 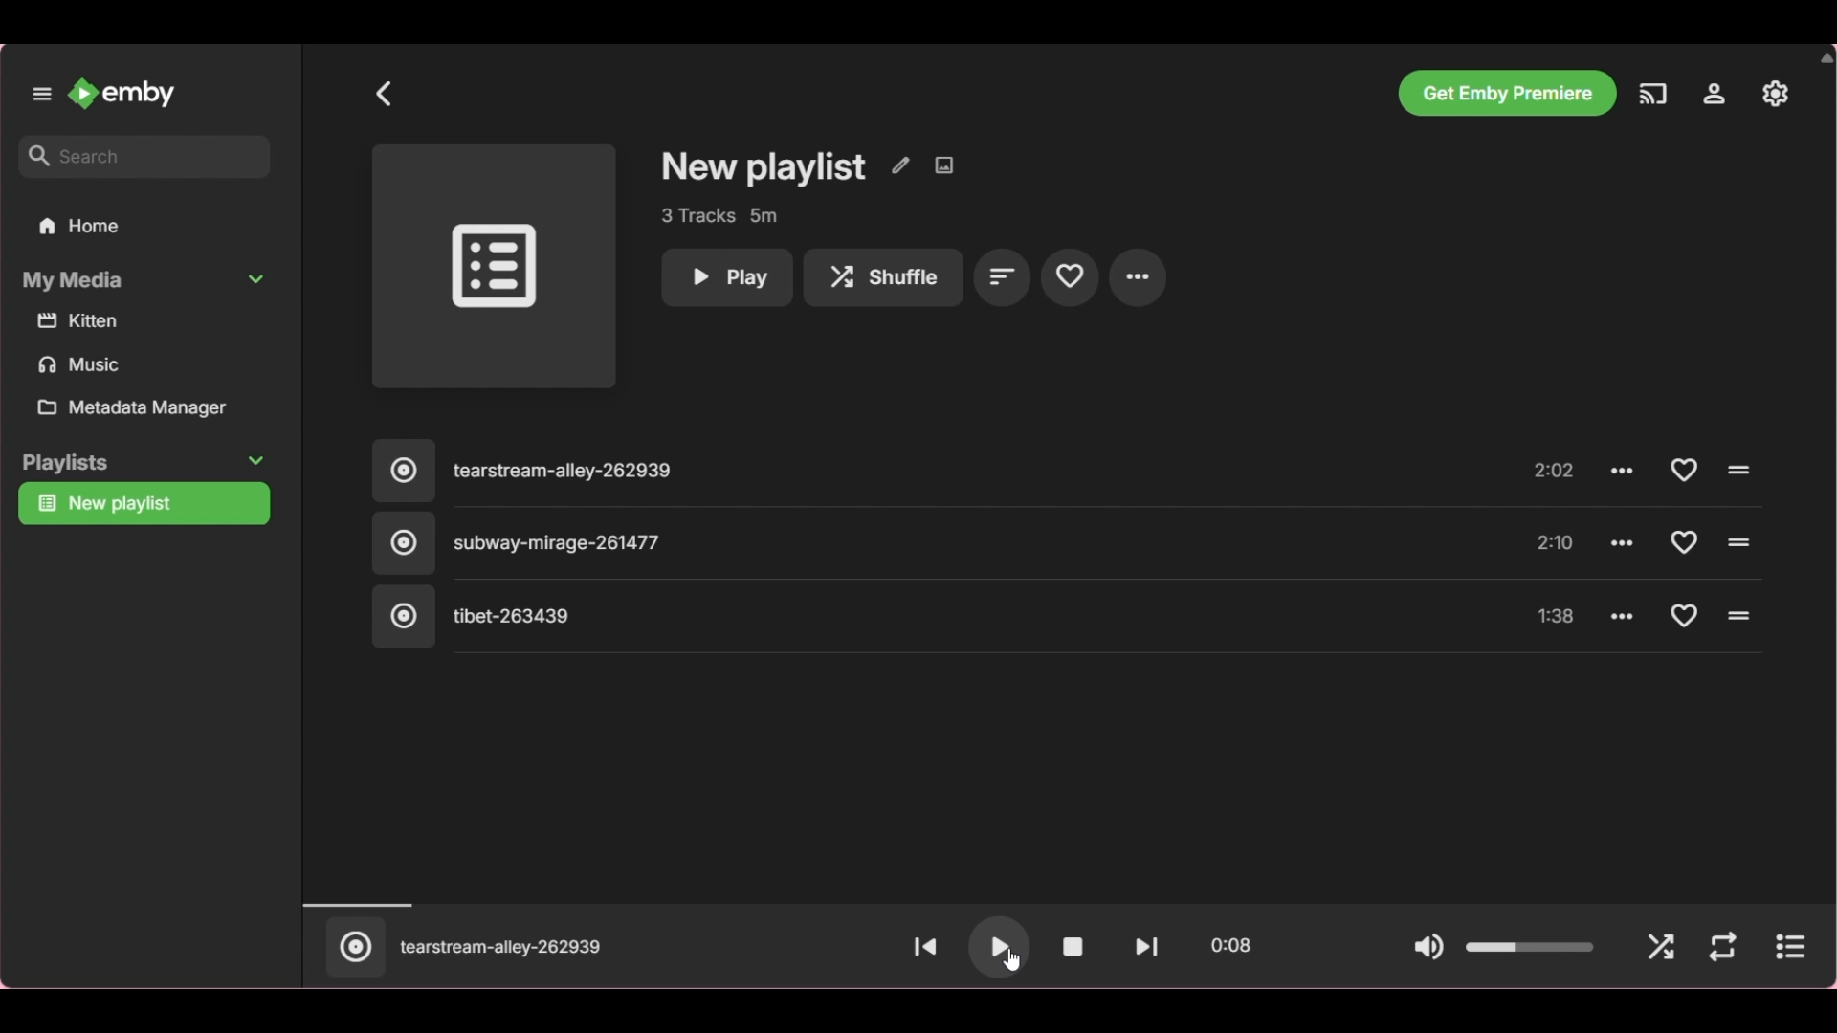 What do you see at coordinates (145, 280) in the screenshot?
I see `Collapse My Media` at bounding box center [145, 280].